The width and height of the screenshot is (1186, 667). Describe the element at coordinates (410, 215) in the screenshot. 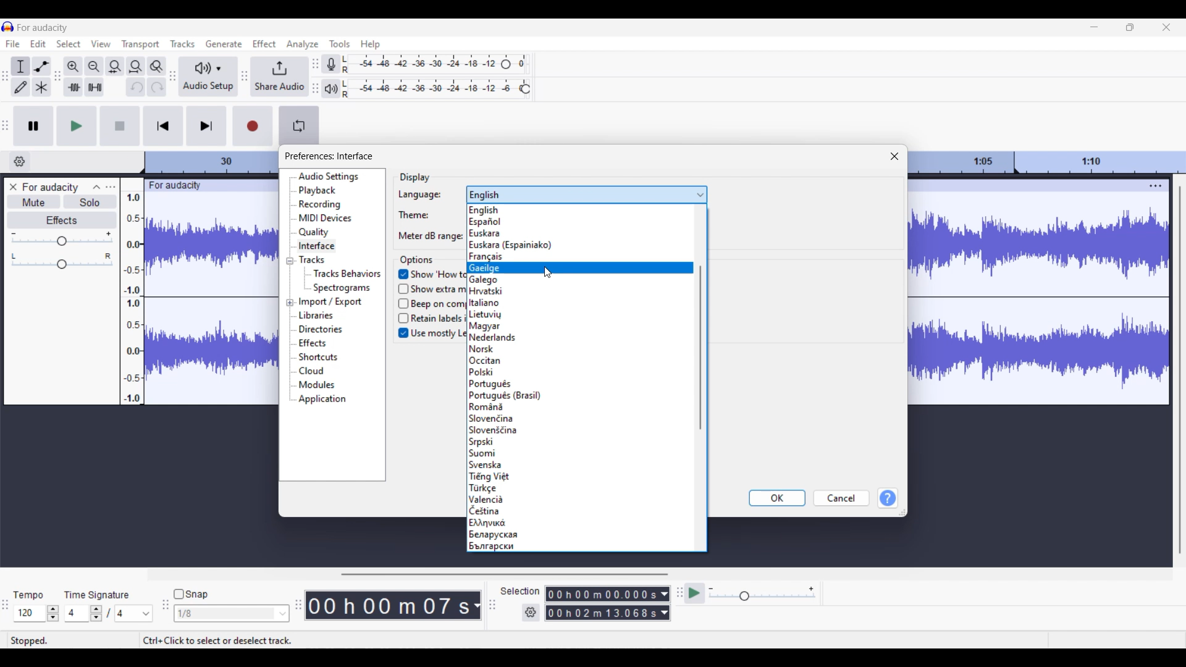

I see `Theme:` at that location.